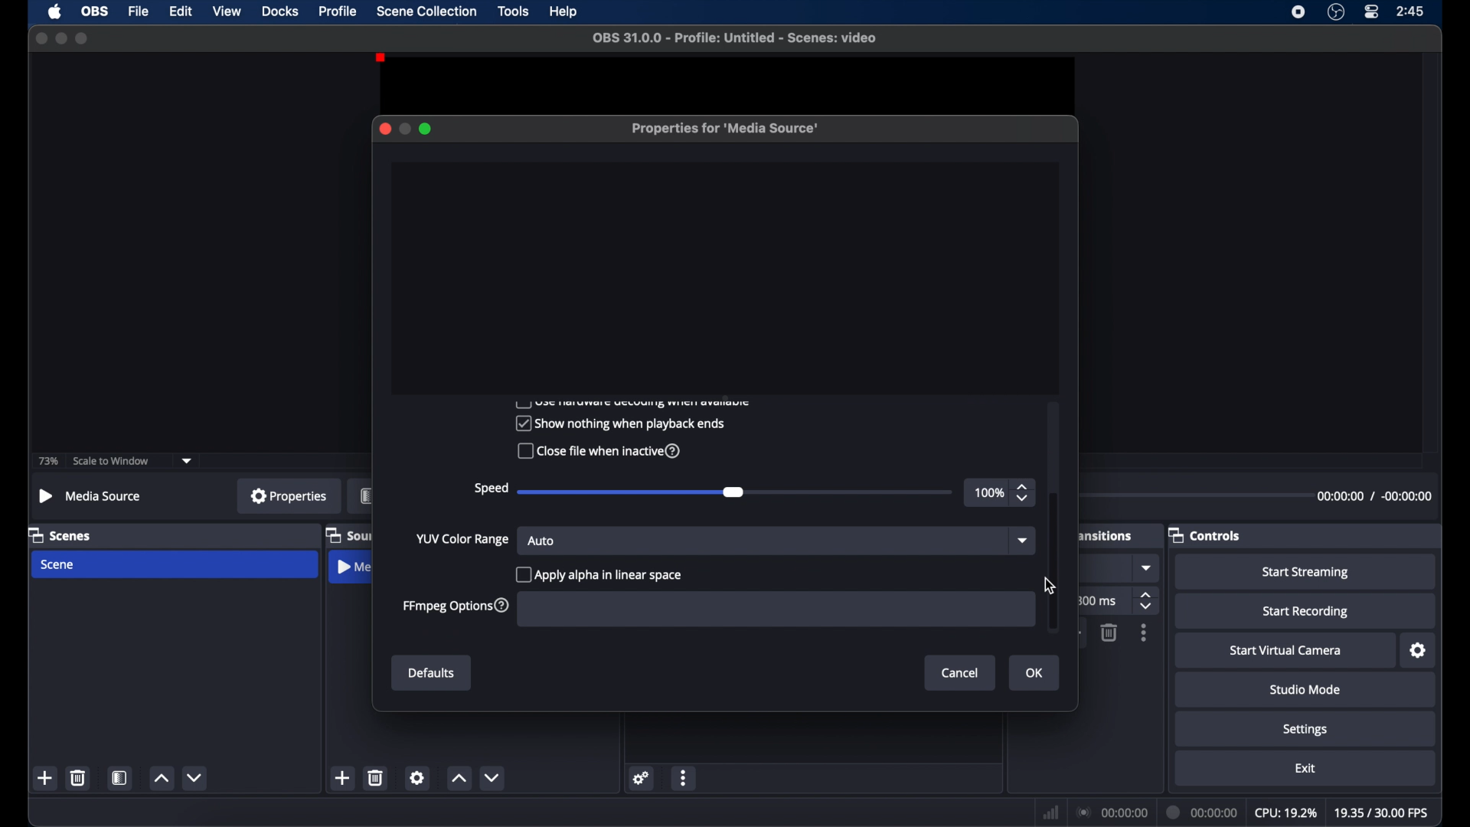 Image resolution: width=1470 pixels, height=827 pixels. What do you see at coordinates (60, 38) in the screenshot?
I see `minimize` at bounding box center [60, 38].